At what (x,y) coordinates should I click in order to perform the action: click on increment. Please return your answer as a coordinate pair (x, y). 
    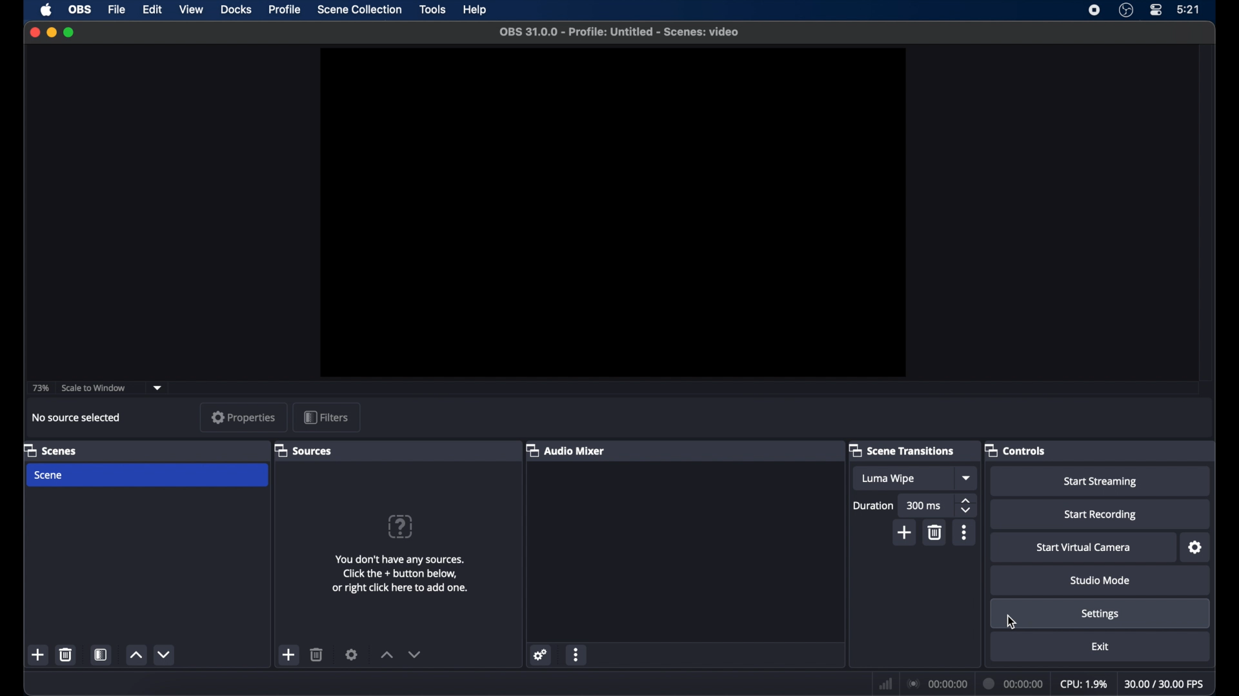
    Looking at the image, I should click on (135, 655).